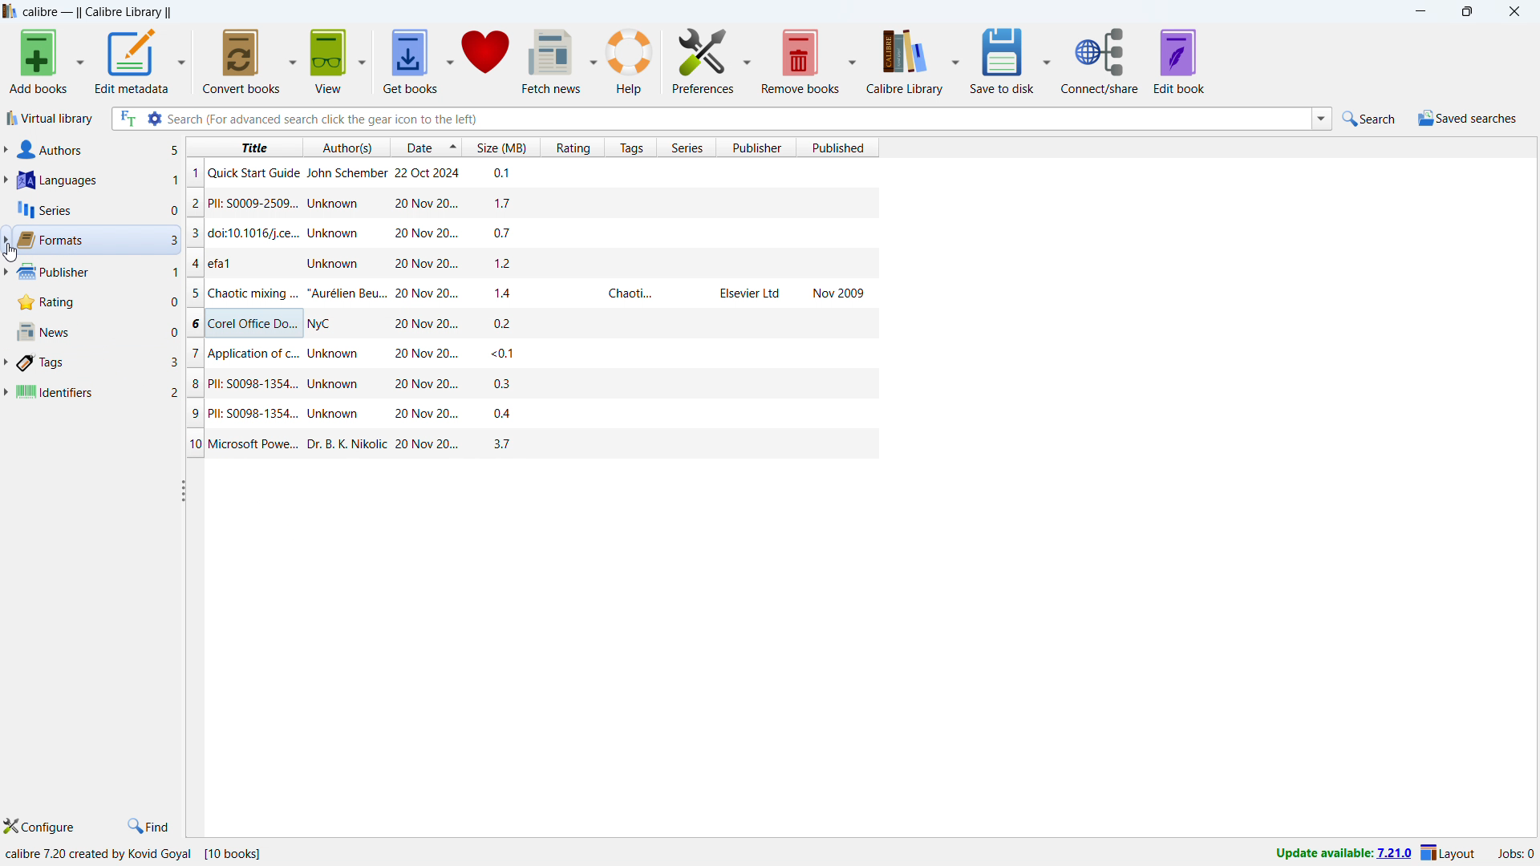  Describe the element at coordinates (6, 238) in the screenshot. I see `expand formats` at that location.